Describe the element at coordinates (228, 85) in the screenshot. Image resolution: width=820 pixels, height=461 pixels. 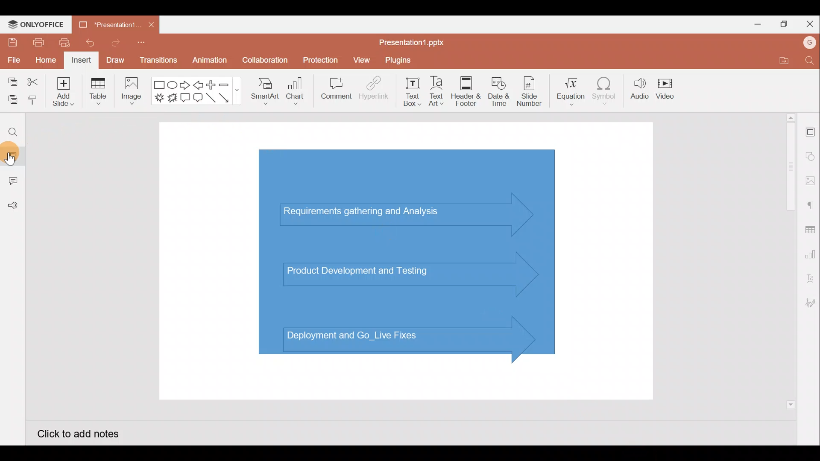
I see `Minus` at that location.